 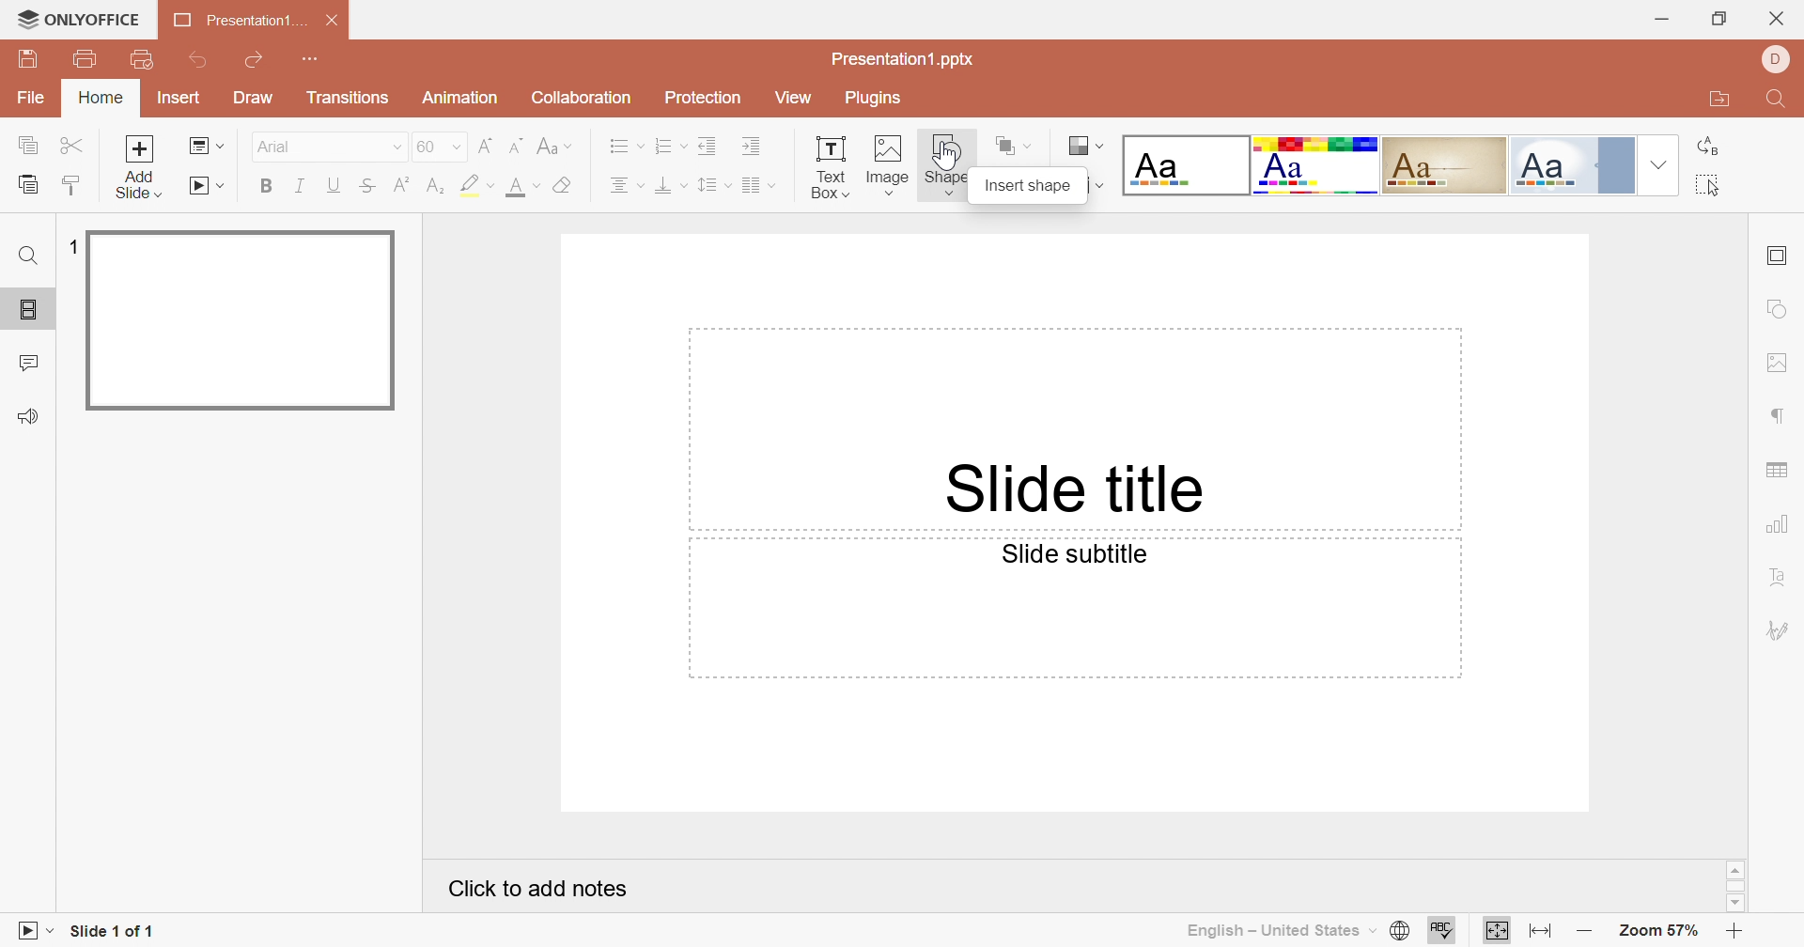 I want to click on Bold, so click(x=264, y=184).